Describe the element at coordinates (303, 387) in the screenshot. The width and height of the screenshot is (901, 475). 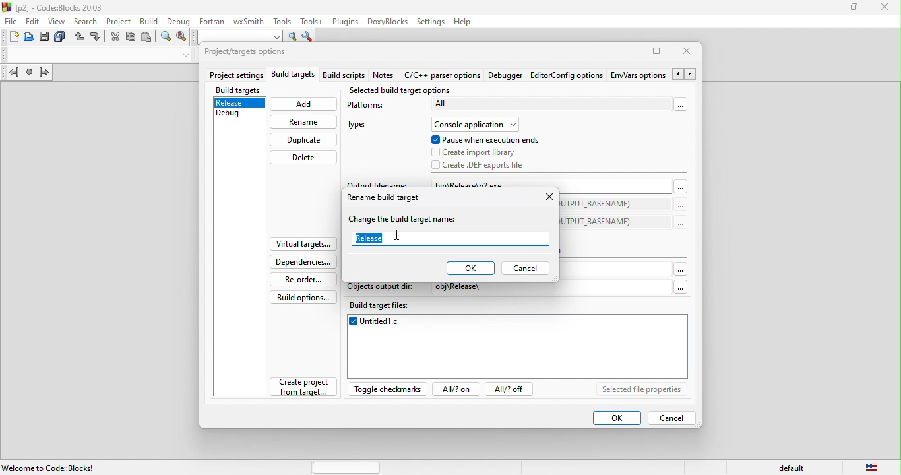
I see `create project from target` at that location.